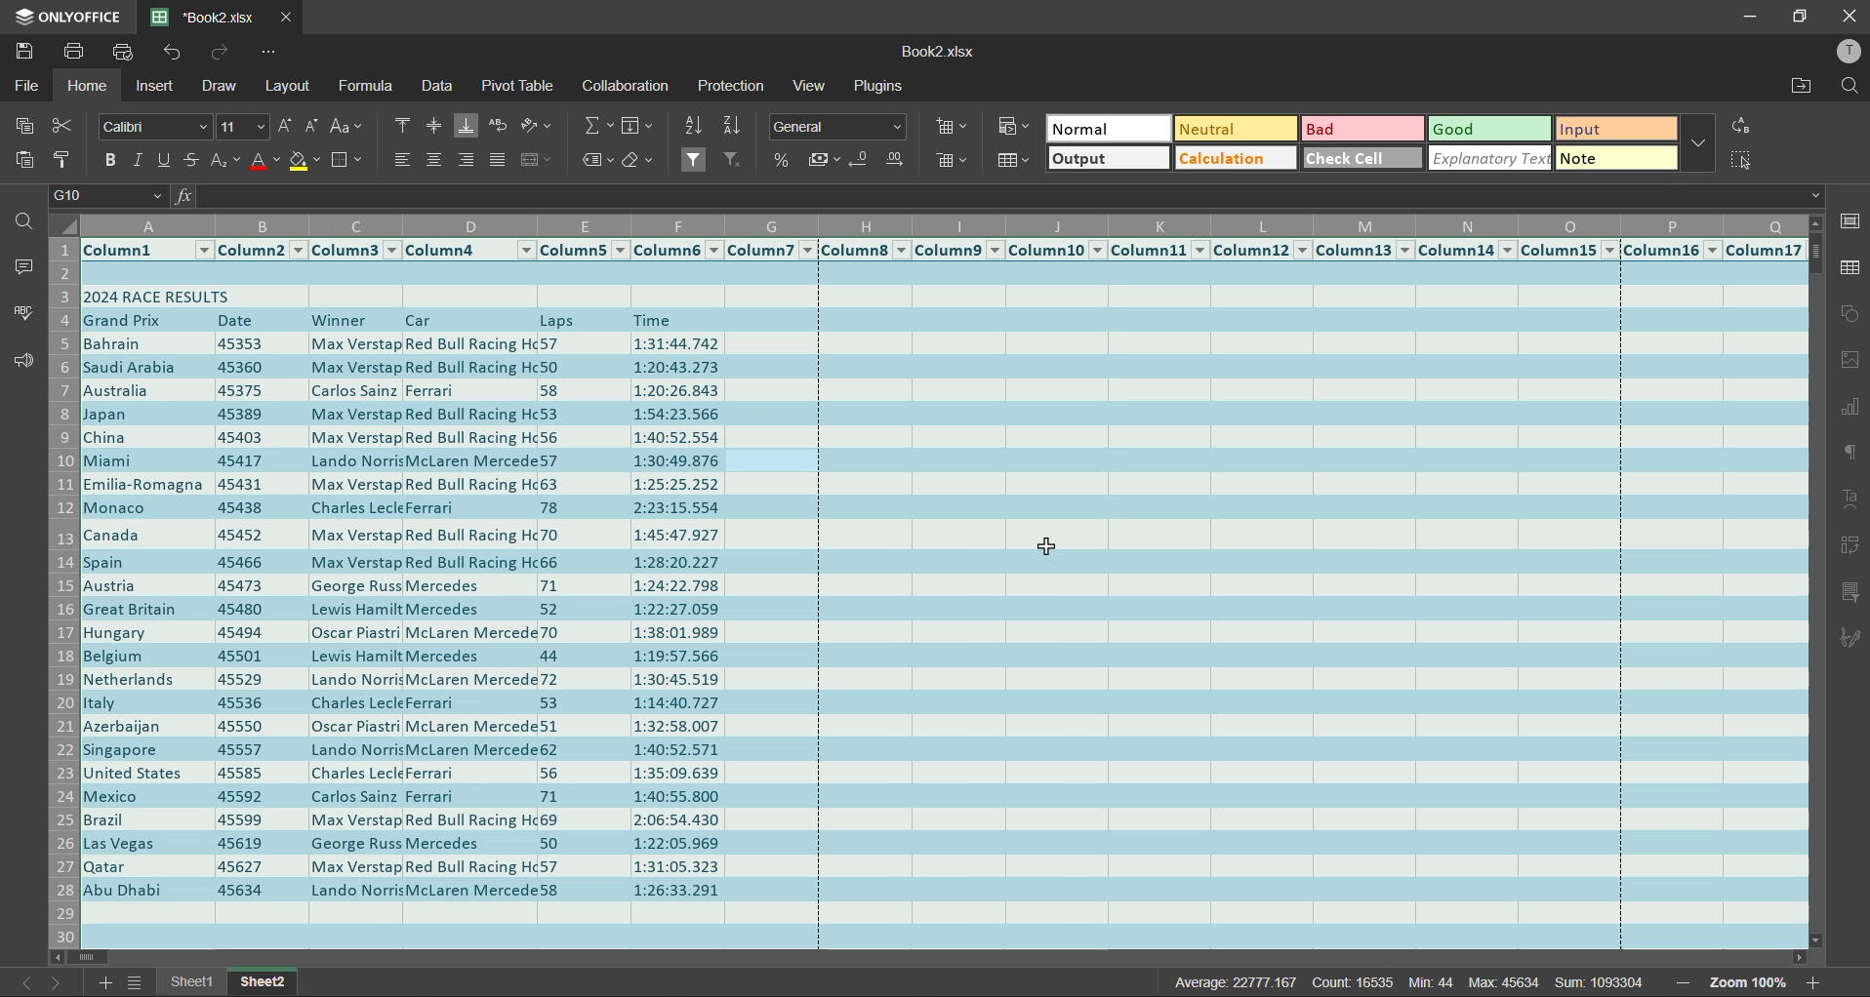 The height and width of the screenshot is (997, 1870). What do you see at coordinates (110, 983) in the screenshot?
I see `add sheet` at bounding box center [110, 983].